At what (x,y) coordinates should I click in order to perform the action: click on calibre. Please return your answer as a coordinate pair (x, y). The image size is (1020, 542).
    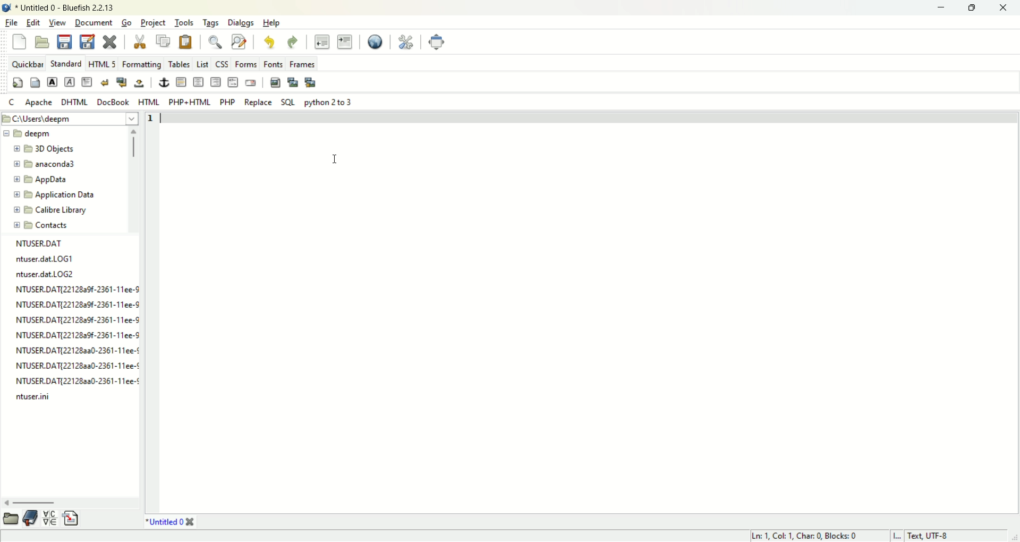
    Looking at the image, I should click on (52, 212).